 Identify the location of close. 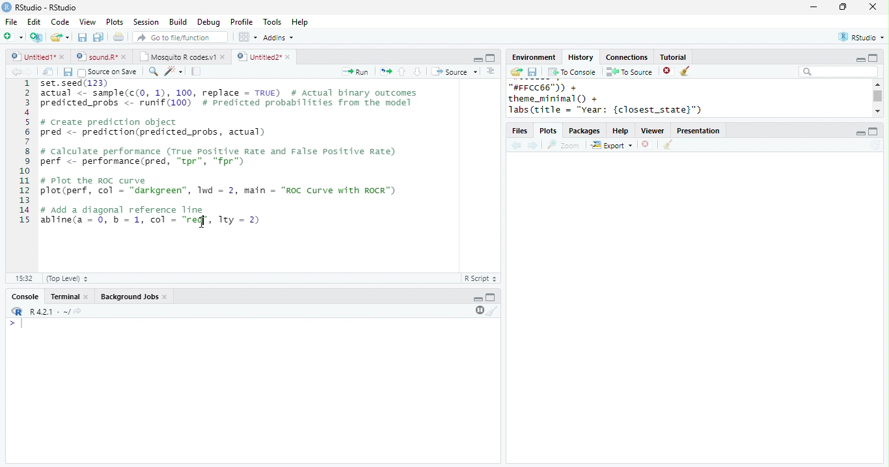
(87, 297).